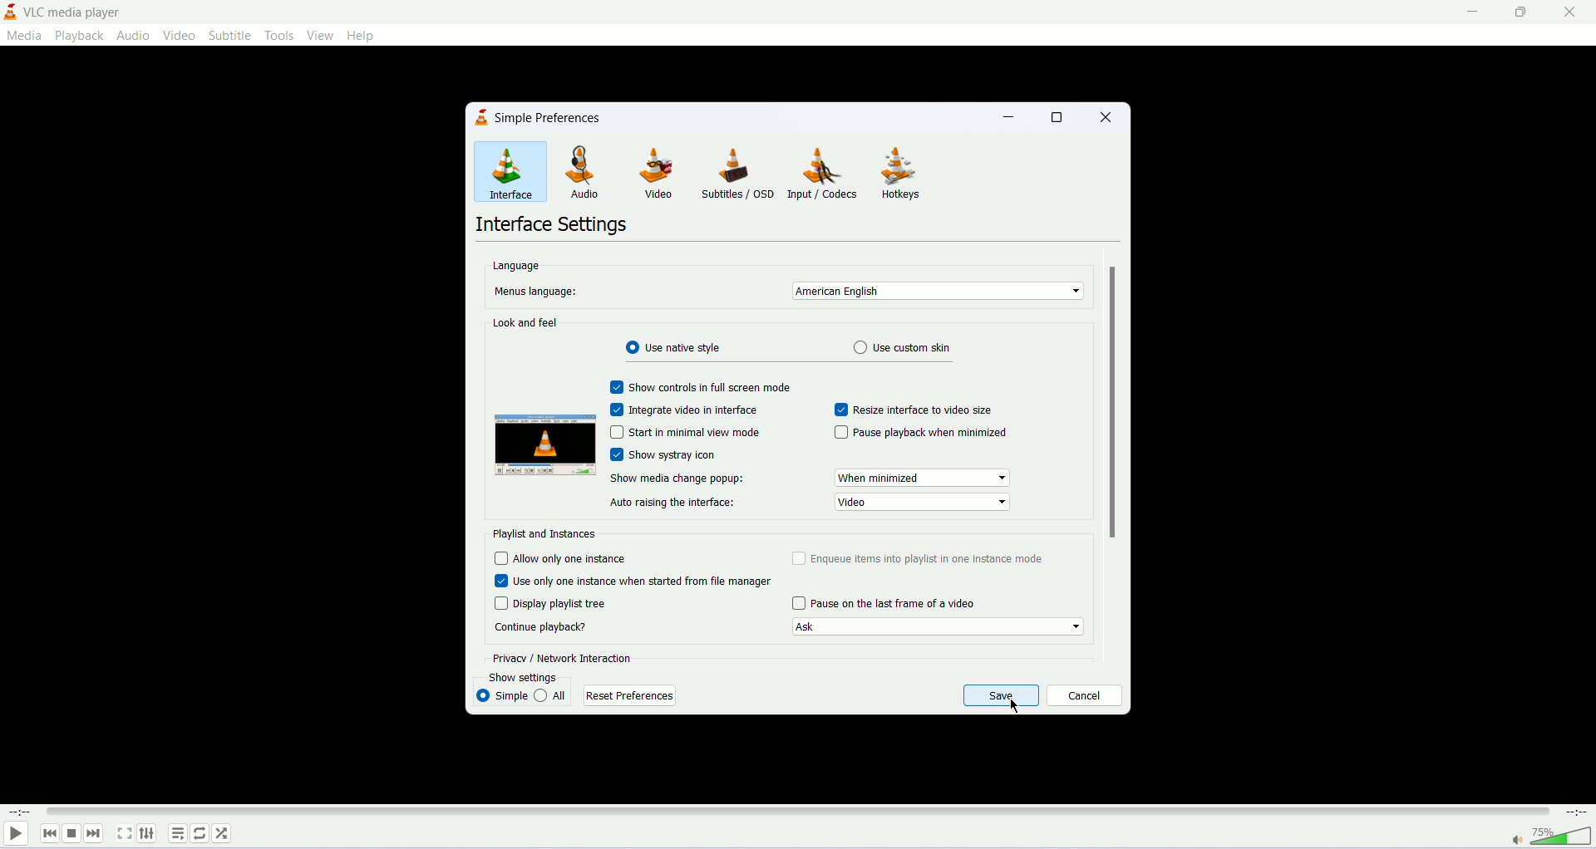 Image resolution: width=1596 pixels, height=849 pixels. I want to click on mouse cursor, so click(1017, 707).